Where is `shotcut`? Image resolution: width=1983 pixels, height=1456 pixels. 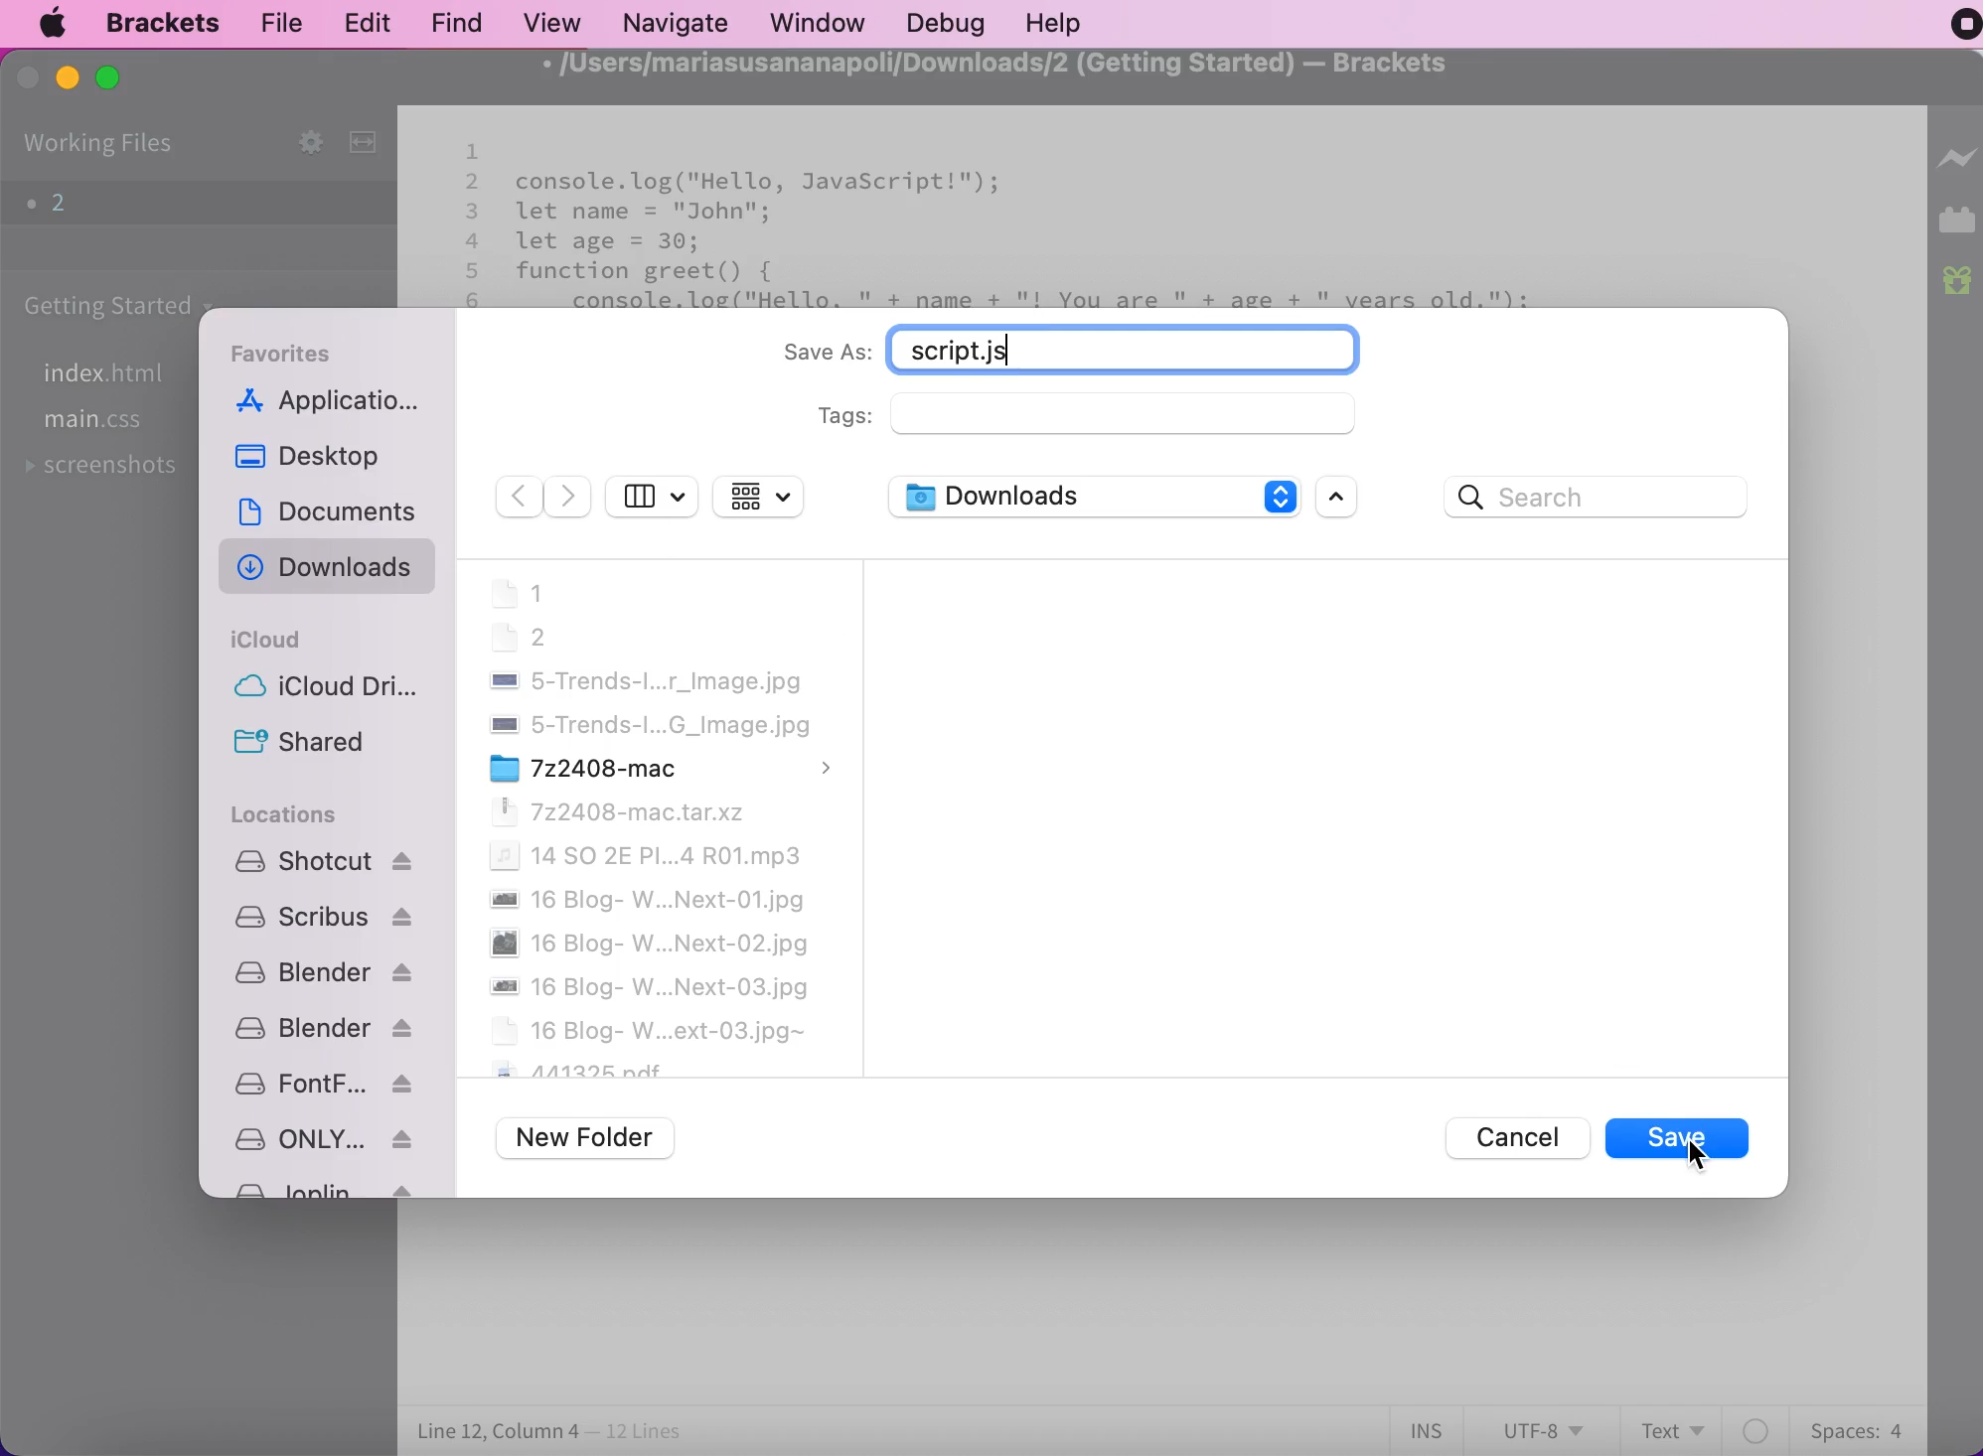
shotcut is located at coordinates (325, 860).